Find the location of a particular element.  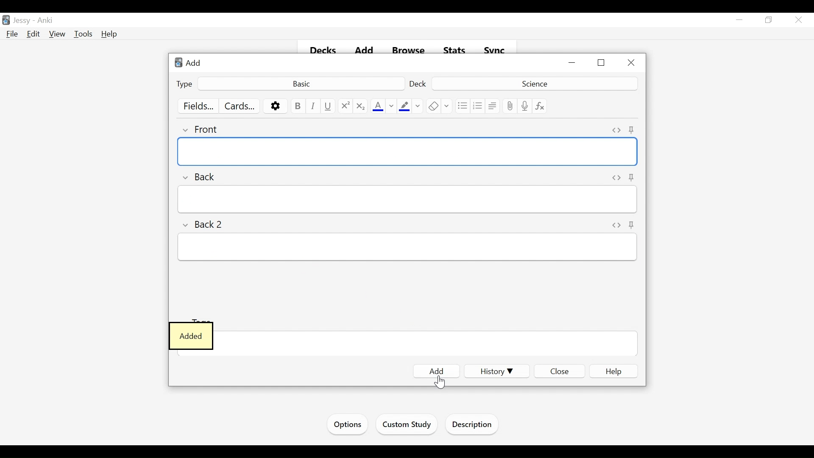

Custom Study is located at coordinates (407, 426).